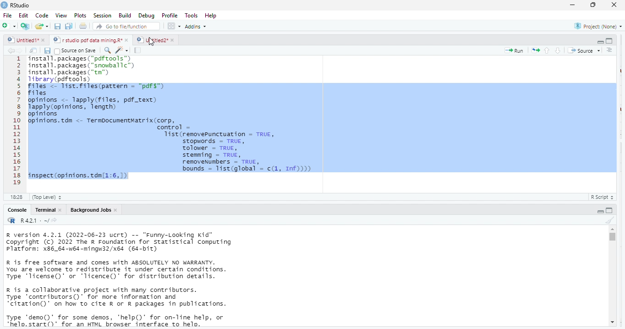 The width and height of the screenshot is (625, 329). Describe the element at coordinates (49, 197) in the screenshot. I see `top level` at that location.